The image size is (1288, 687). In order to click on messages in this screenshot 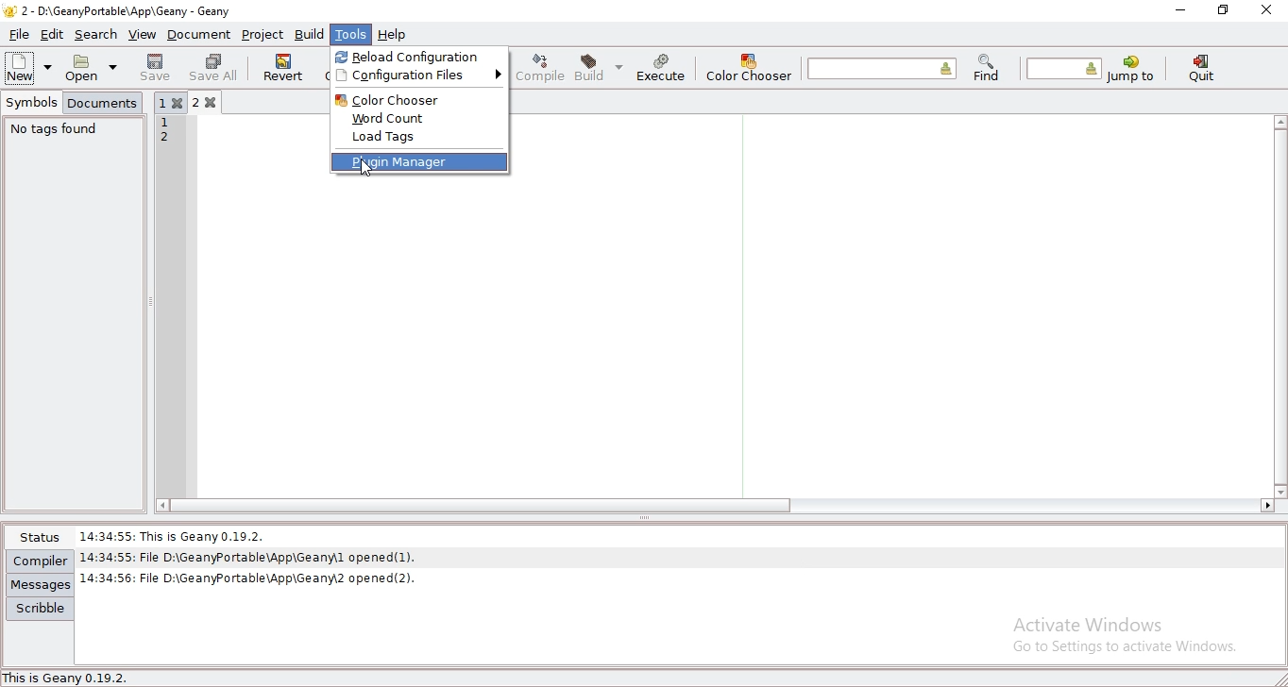, I will do `click(41, 584)`.